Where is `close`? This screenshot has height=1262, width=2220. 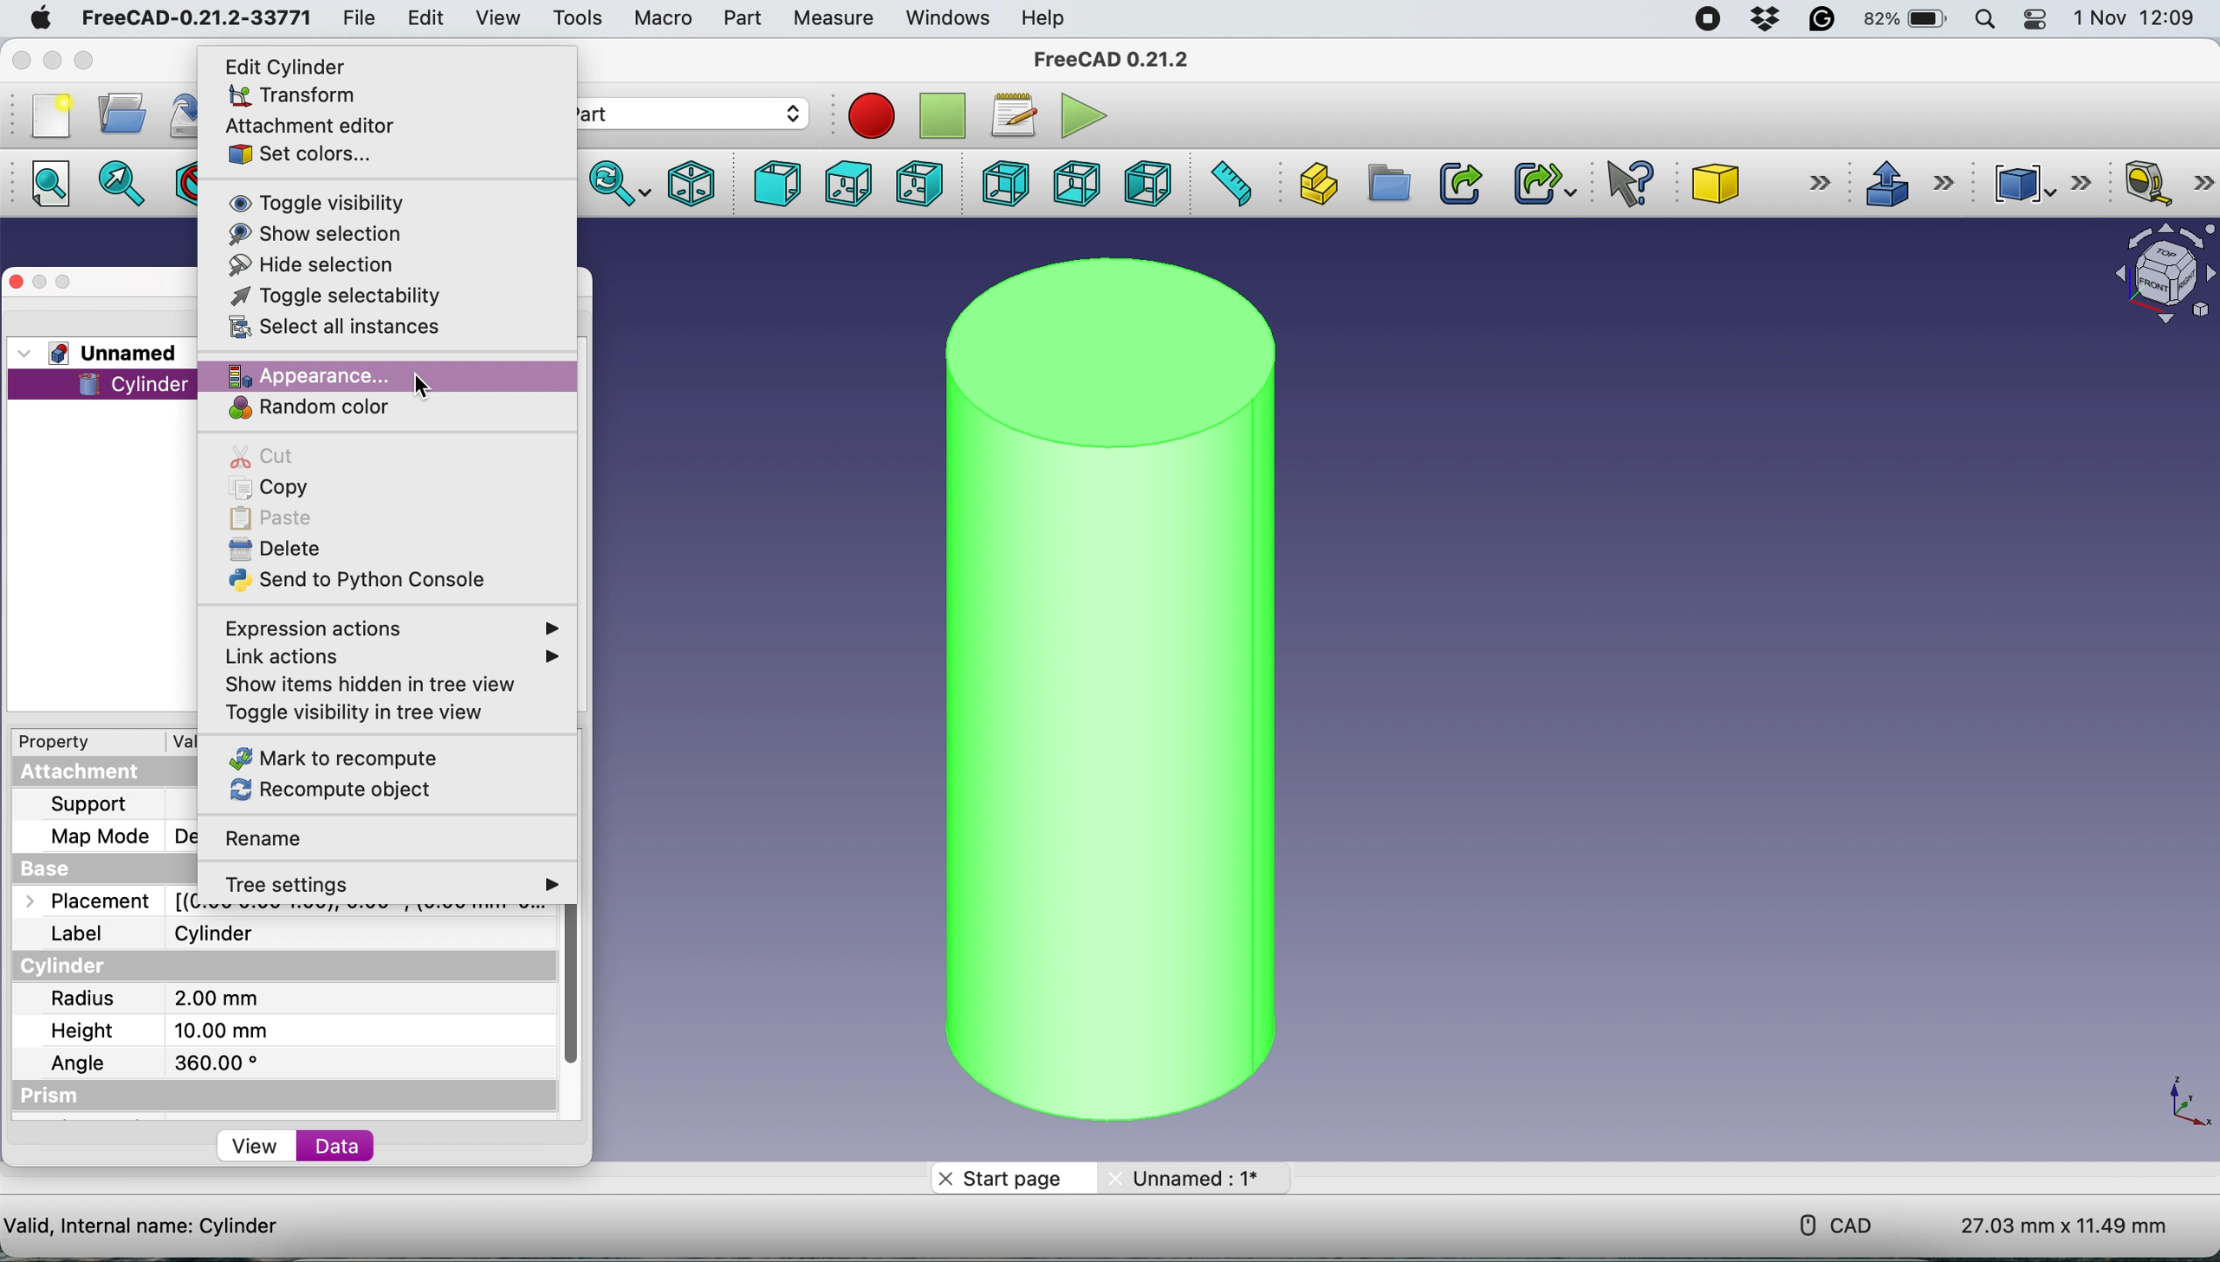
close is located at coordinates (22, 59).